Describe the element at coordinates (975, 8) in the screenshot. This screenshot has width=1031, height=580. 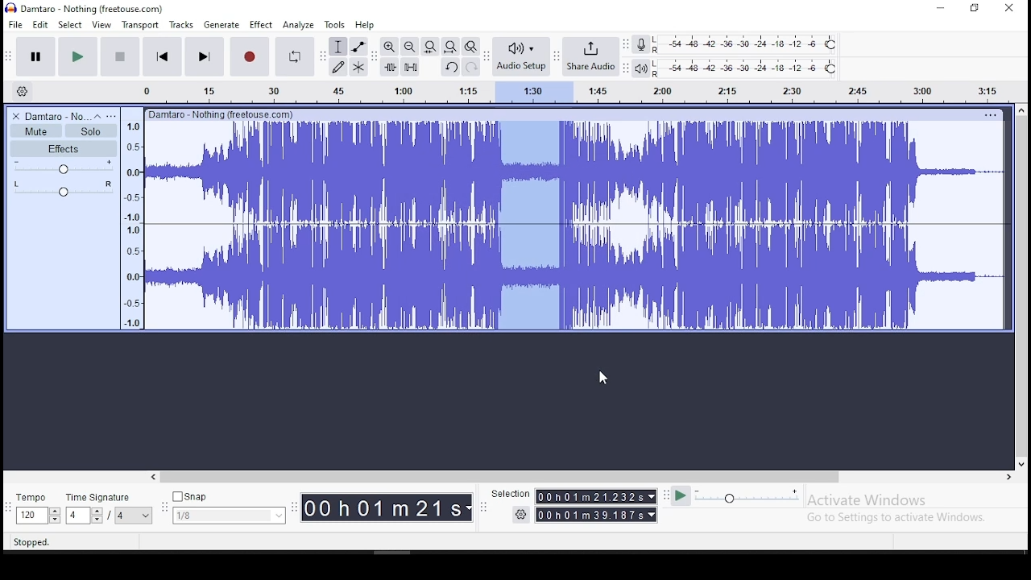
I see `Maximize` at that location.